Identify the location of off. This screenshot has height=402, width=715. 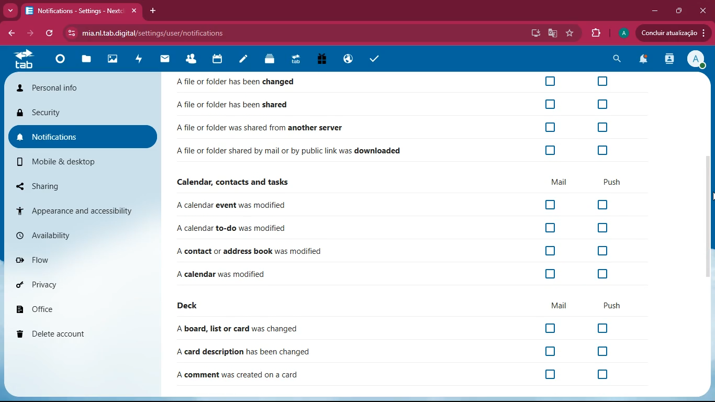
(602, 274).